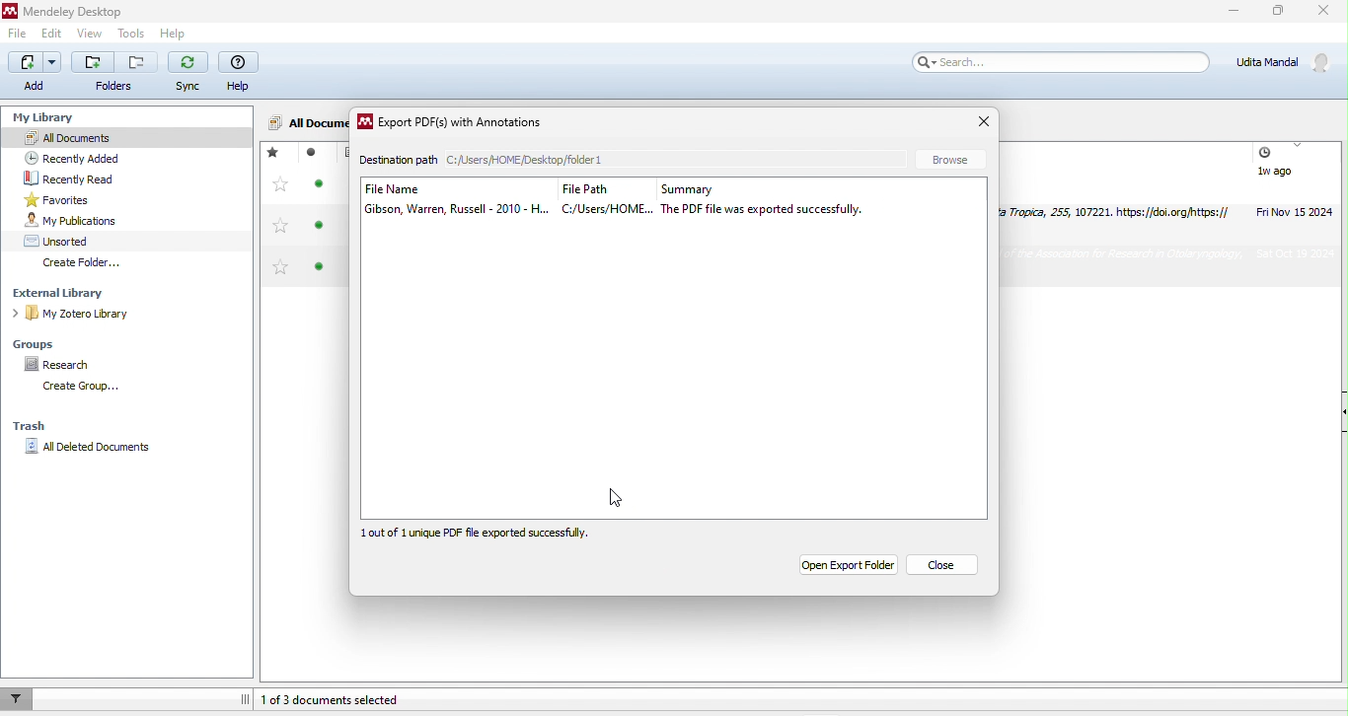 The width and height of the screenshot is (1348, 716). I want to click on trash, so click(35, 428).